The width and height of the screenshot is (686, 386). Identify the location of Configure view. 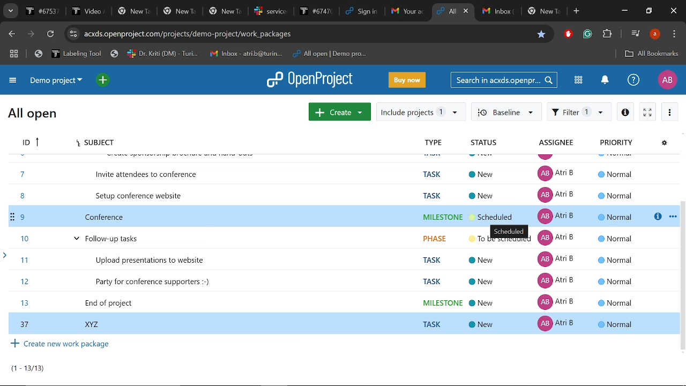
(665, 142).